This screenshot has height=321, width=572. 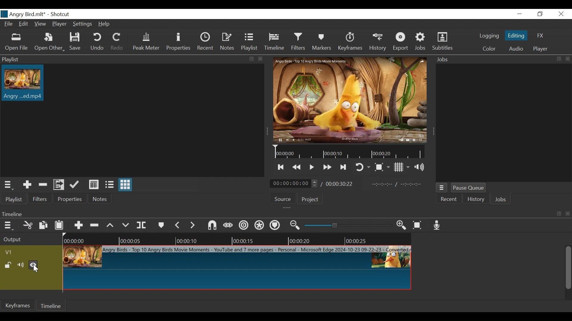 I want to click on Ripple Delete, so click(x=94, y=225).